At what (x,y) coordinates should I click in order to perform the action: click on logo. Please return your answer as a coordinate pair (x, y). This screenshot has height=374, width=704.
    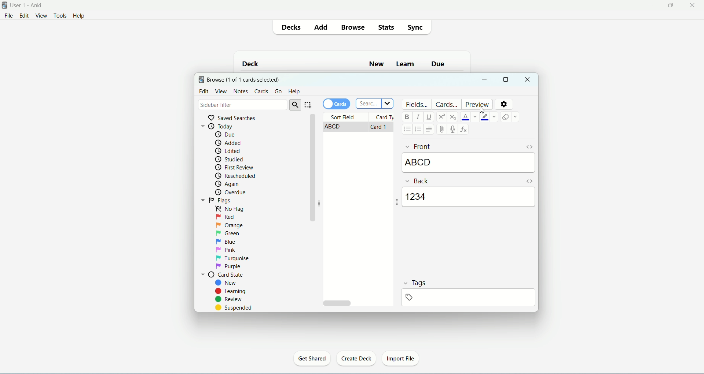
    Looking at the image, I should click on (4, 5).